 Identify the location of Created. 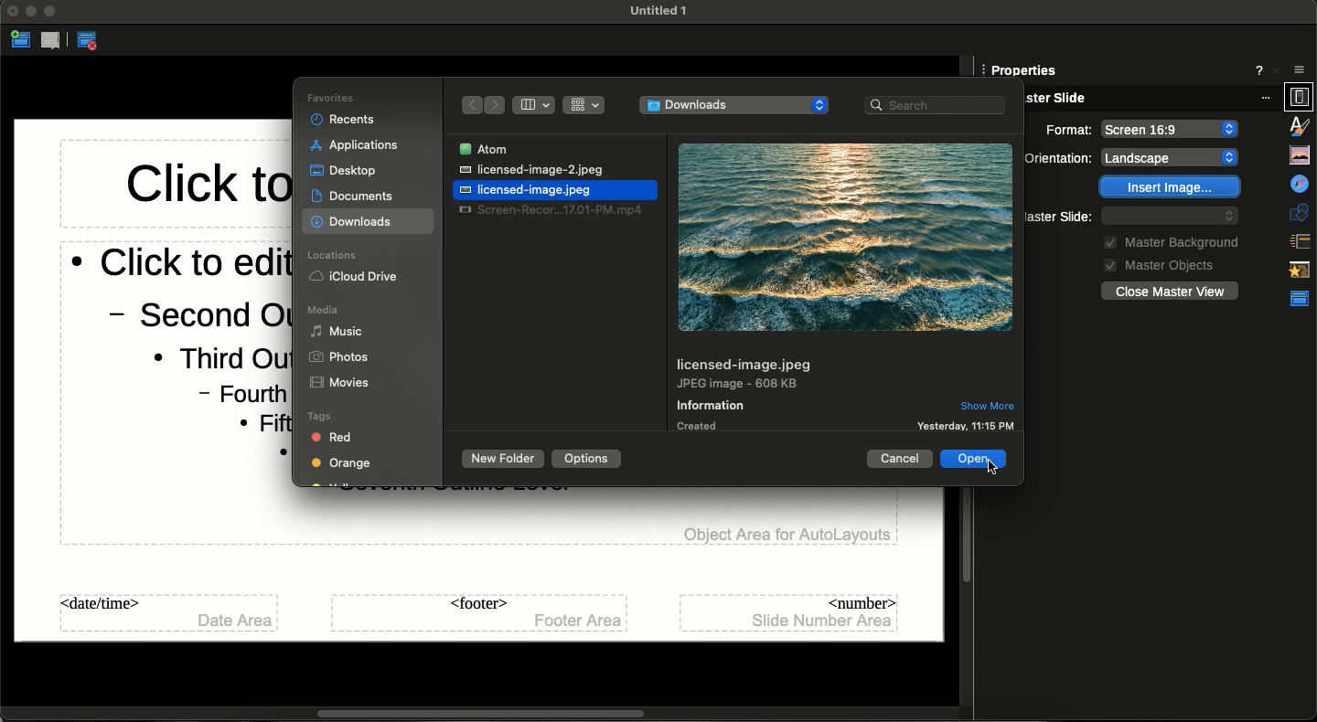
(845, 425).